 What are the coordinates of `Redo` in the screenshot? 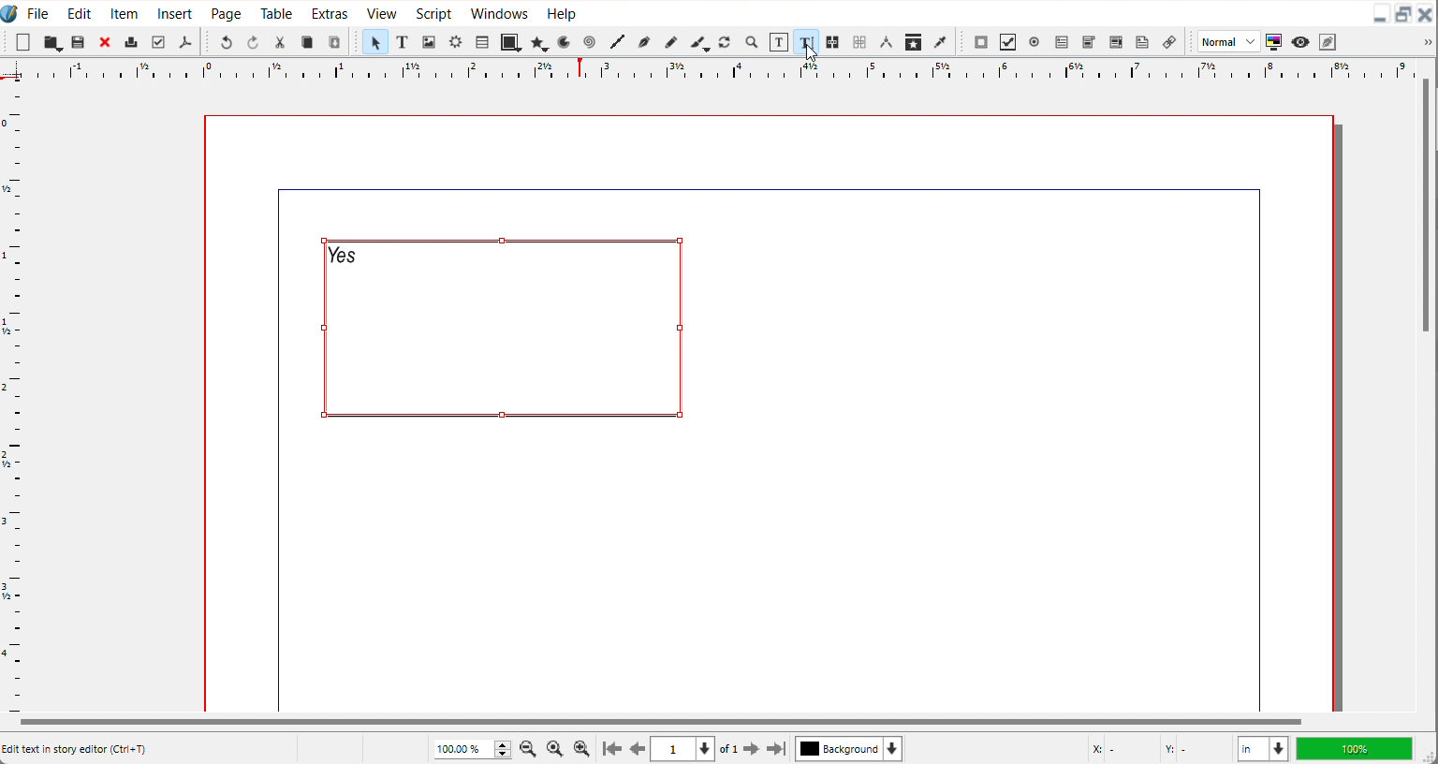 It's located at (252, 41).